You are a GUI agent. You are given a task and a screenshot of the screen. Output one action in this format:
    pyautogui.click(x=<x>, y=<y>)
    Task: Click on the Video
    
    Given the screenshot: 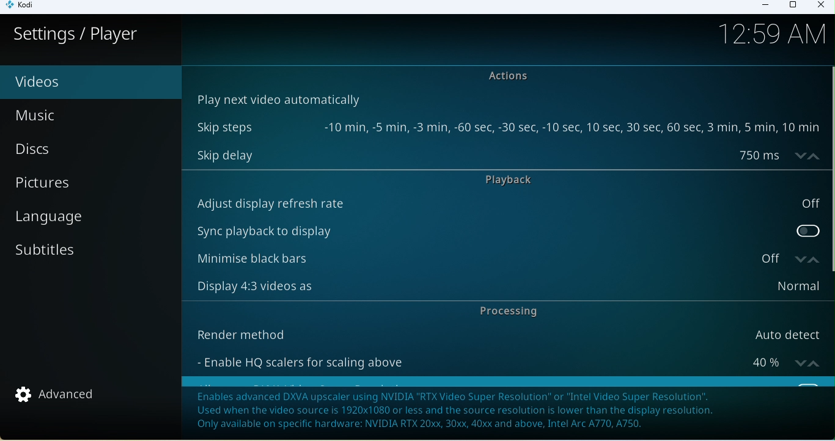 What is the action you would take?
    pyautogui.click(x=70, y=82)
    